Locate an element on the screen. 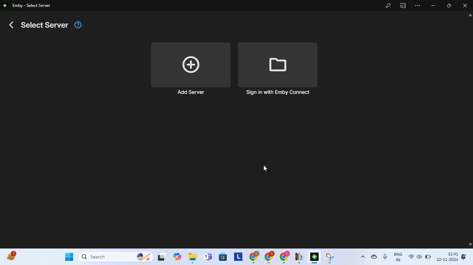  show hidden icons is located at coordinates (363, 256).